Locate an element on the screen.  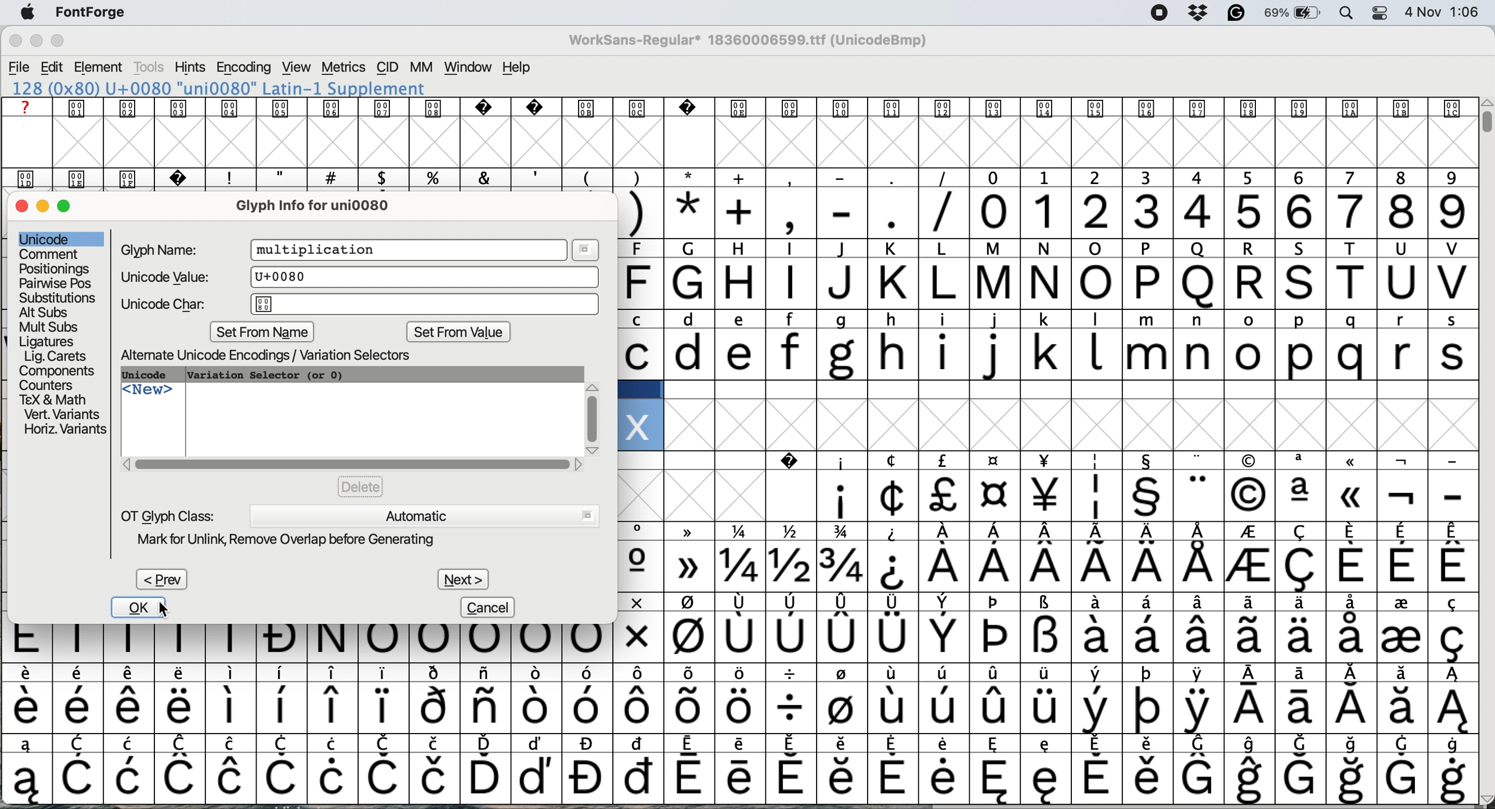
screen recorder is located at coordinates (1155, 13).